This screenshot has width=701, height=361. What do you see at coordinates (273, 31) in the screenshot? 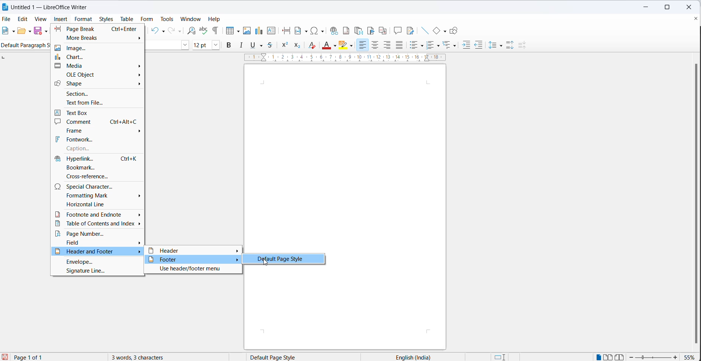
I see `insert text` at bounding box center [273, 31].